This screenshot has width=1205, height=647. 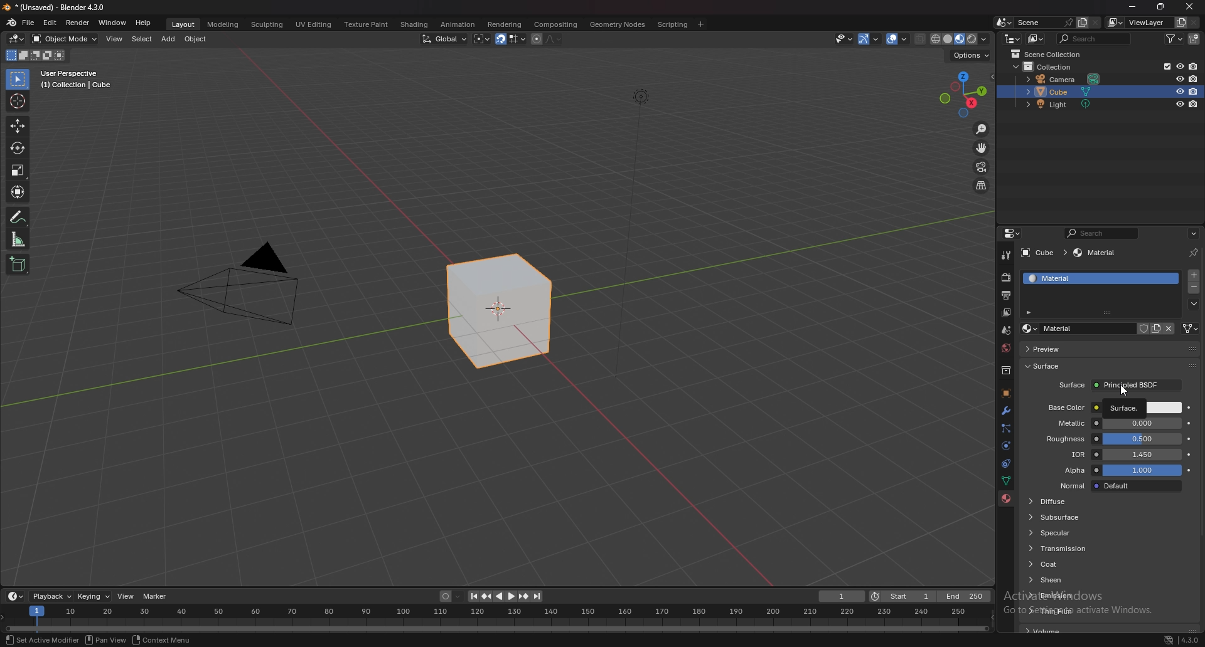 What do you see at coordinates (450, 597) in the screenshot?
I see `auto keying` at bounding box center [450, 597].